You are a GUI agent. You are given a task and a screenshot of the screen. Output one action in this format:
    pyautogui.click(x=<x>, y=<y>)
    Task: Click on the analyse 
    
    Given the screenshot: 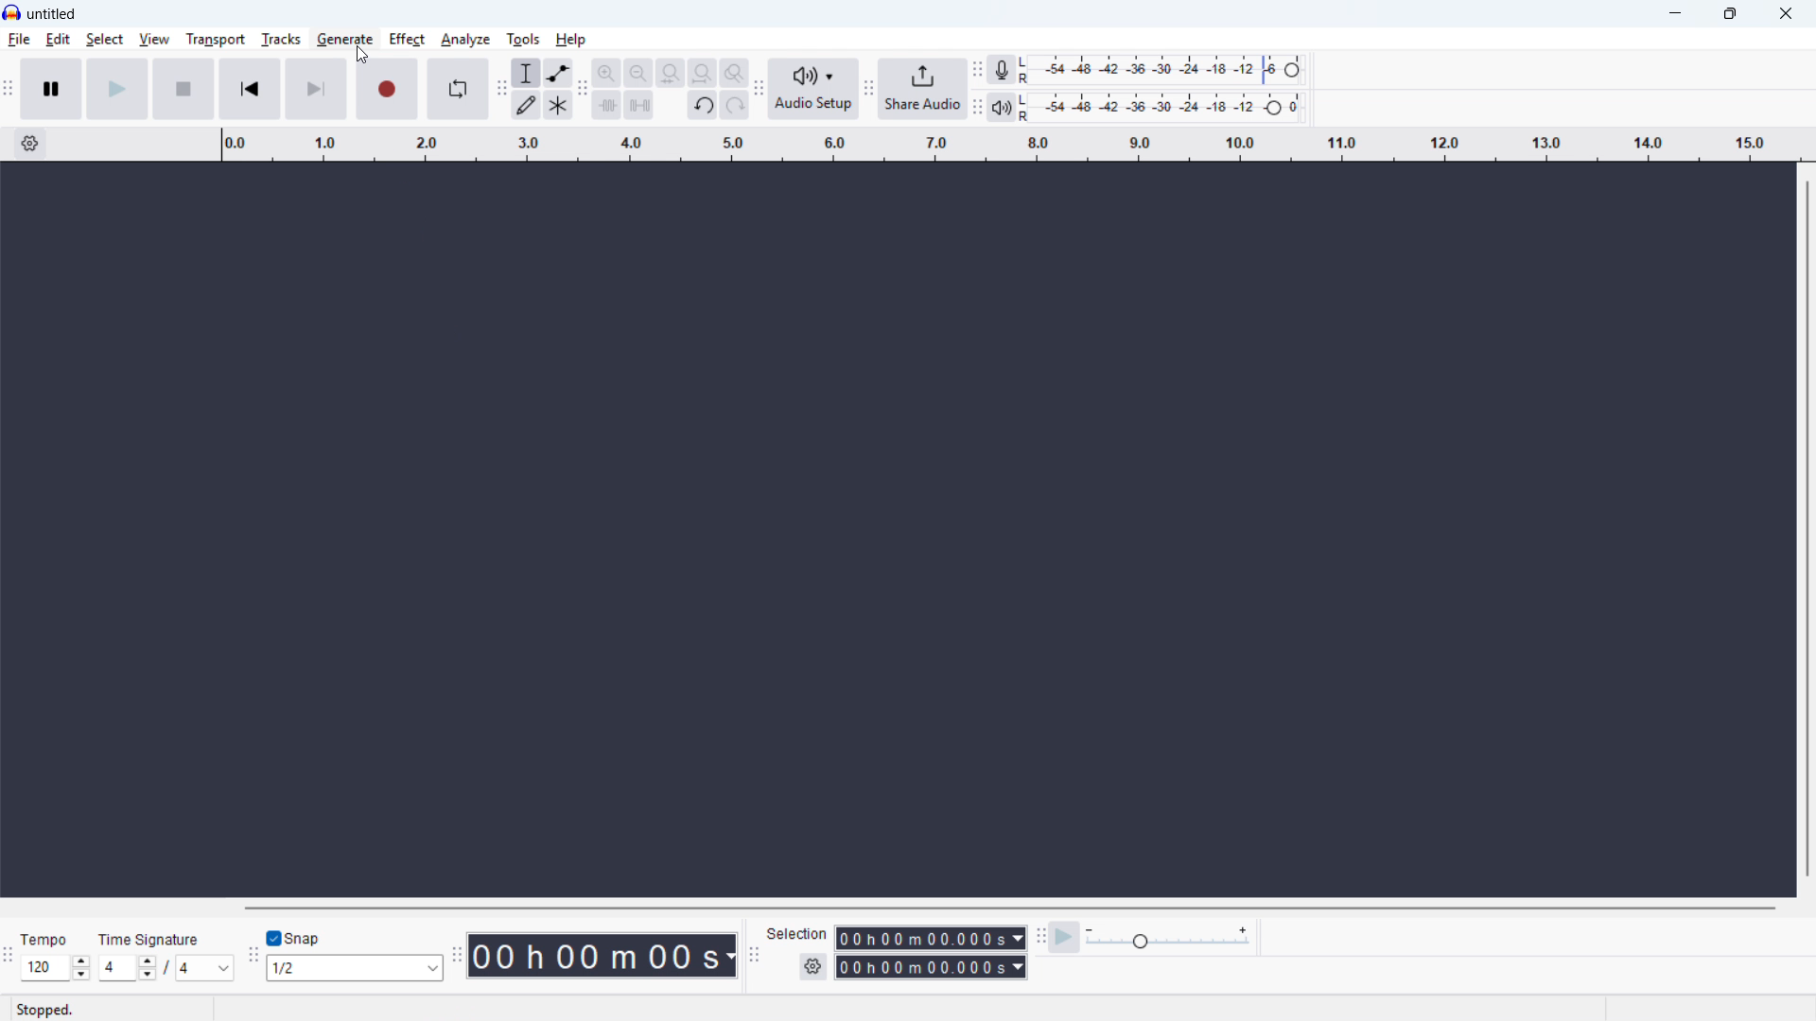 What is the action you would take?
    pyautogui.click(x=464, y=41)
    